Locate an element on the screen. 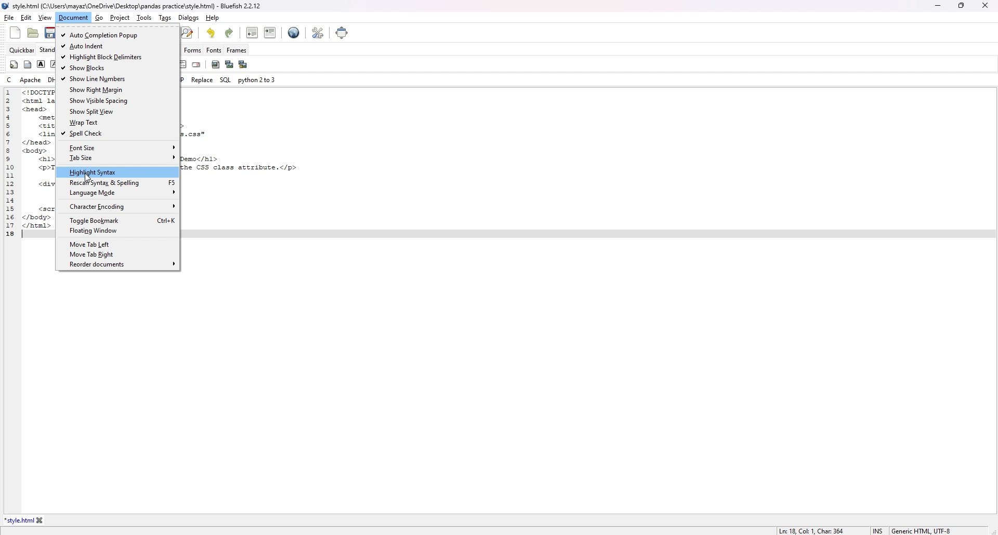  web preview is located at coordinates (294, 32).